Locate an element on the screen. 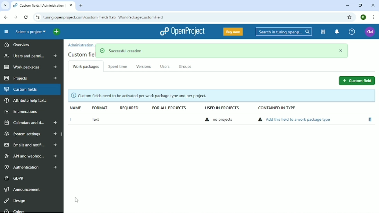  View site information is located at coordinates (37, 17).